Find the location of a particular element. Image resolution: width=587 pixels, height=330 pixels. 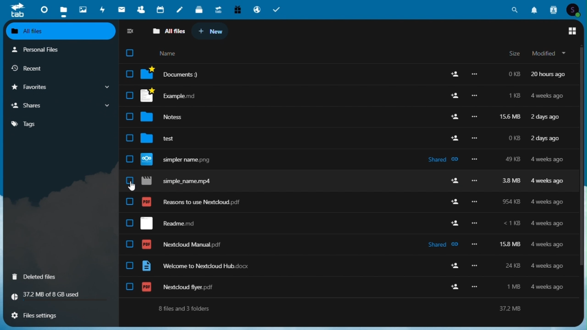

tasks is located at coordinates (278, 9).